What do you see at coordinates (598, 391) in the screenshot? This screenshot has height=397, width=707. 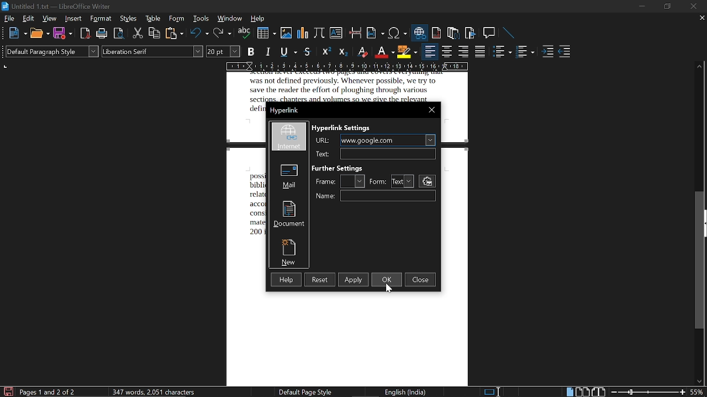 I see `book view` at bounding box center [598, 391].